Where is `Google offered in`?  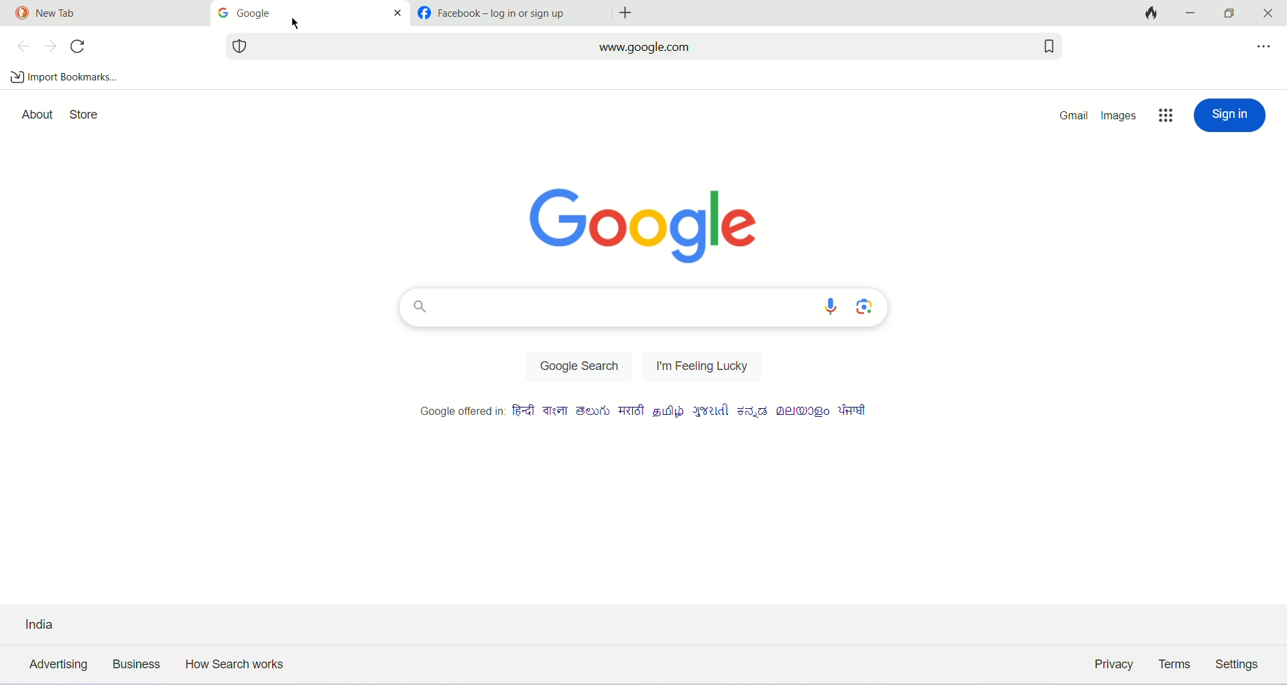
Google offered in is located at coordinates (641, 412).